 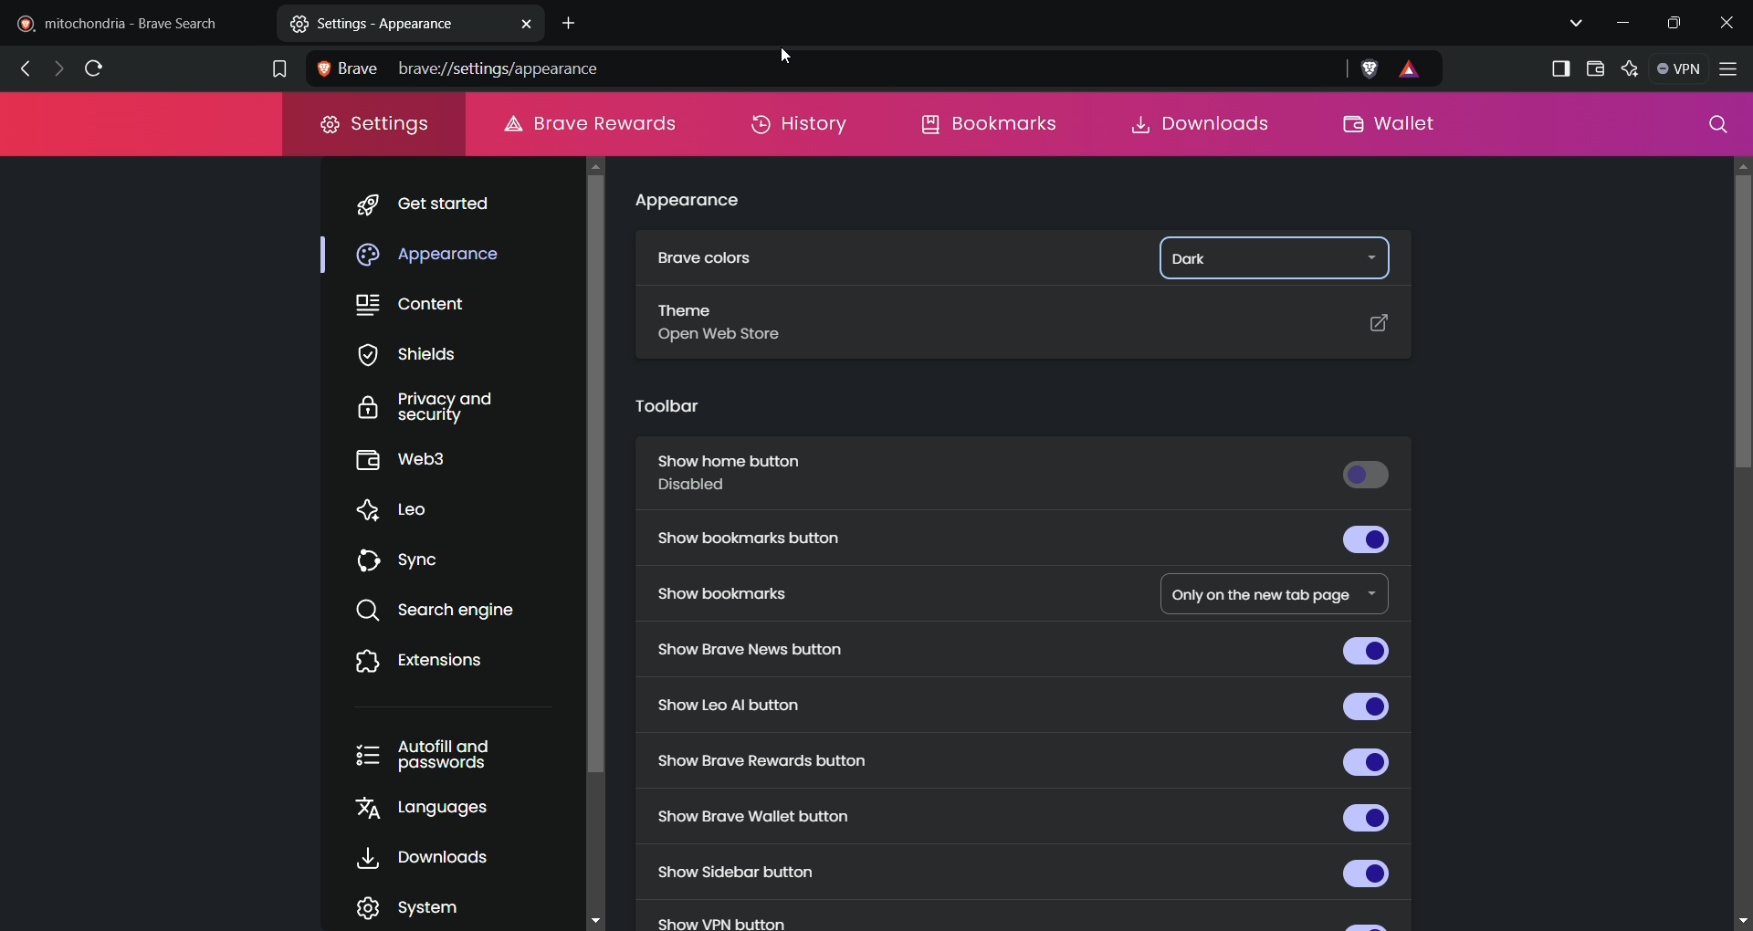 What do you see at coordinates (466, 66) in the screenshot?
I see `brave//settings` at bounding box center [466, 66].